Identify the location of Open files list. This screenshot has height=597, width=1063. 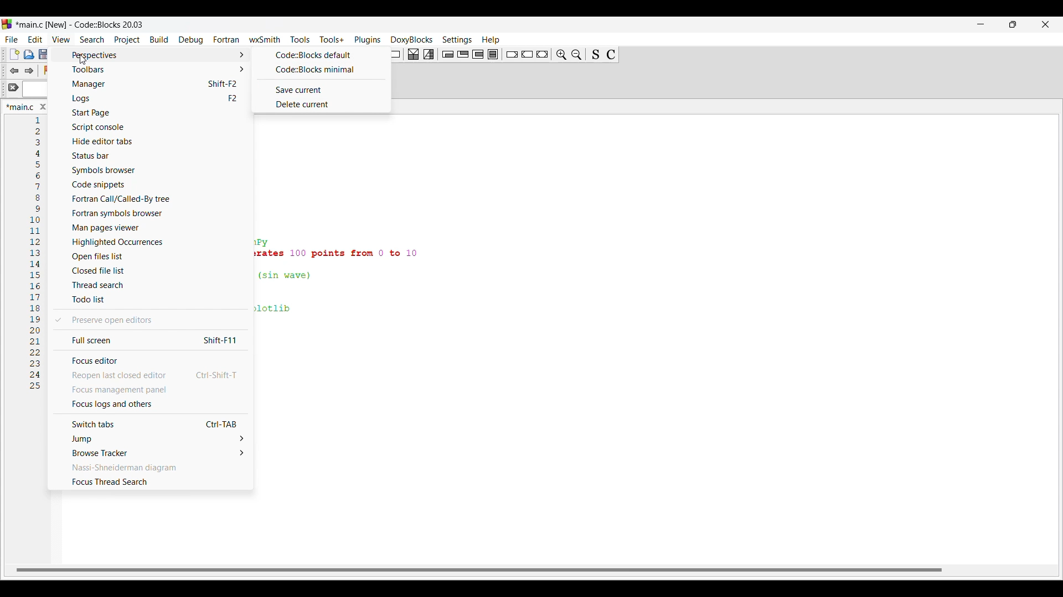
(151, 256).